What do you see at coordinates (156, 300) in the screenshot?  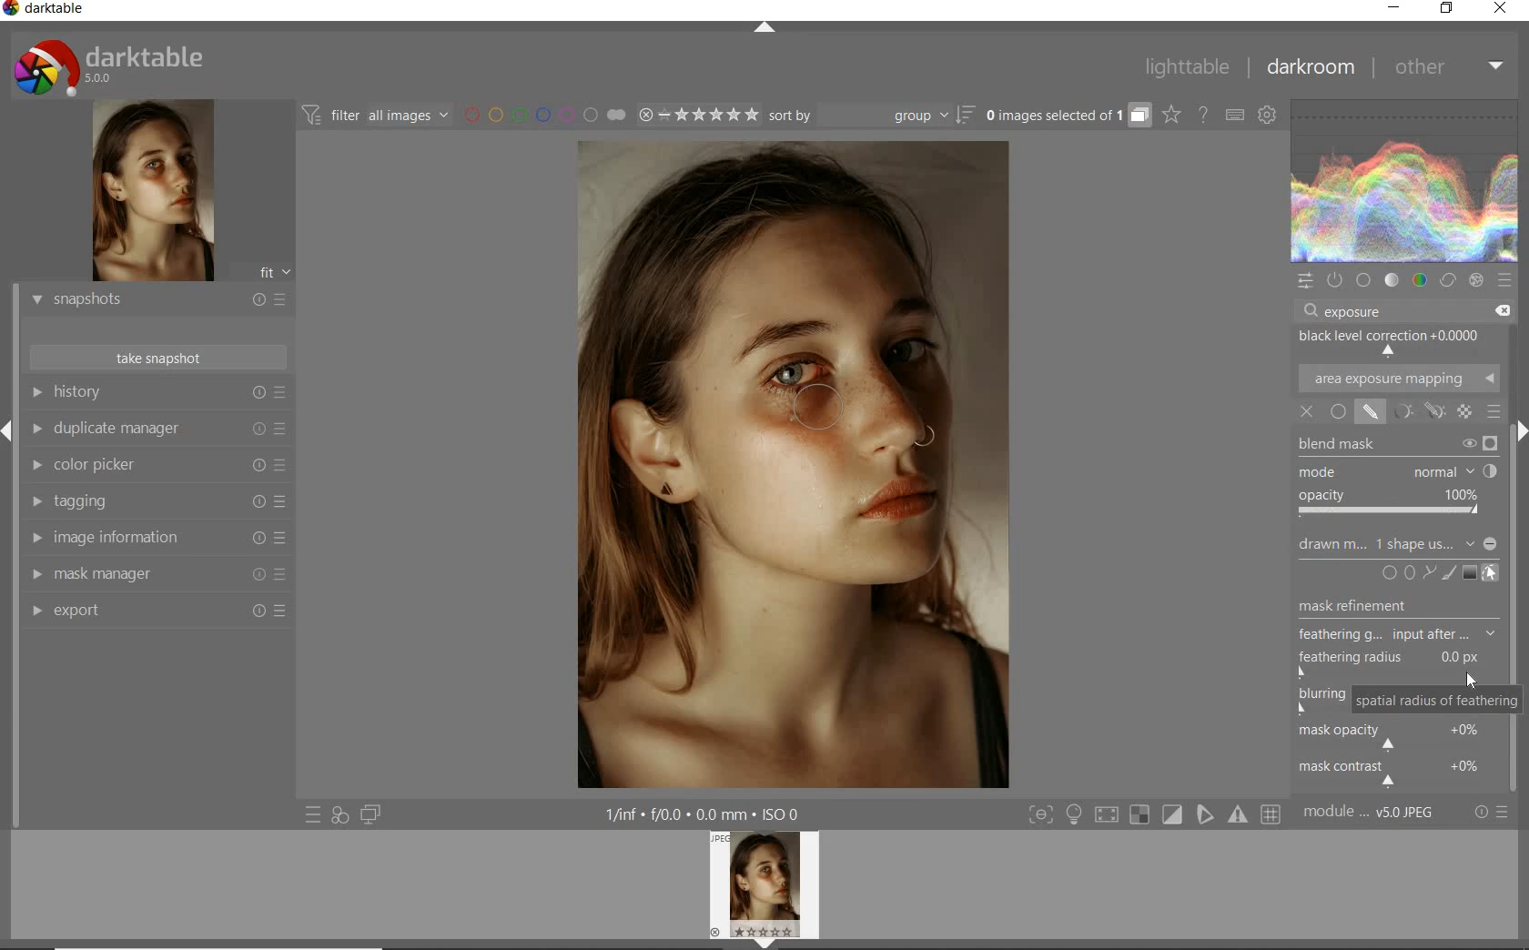 I see `snapshots` at bounding box center [156, 300].